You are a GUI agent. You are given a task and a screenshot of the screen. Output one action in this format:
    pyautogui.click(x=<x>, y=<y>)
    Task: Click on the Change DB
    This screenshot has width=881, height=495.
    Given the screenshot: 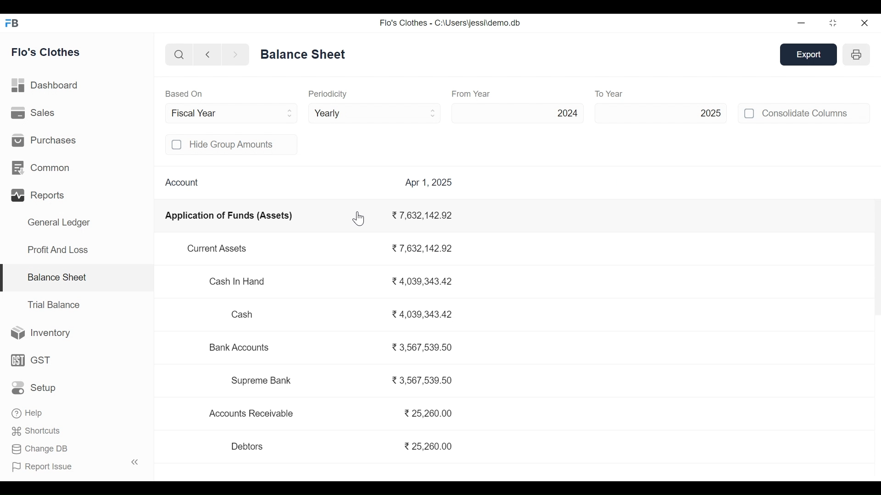 What is the action you would take?
    pyautogui.click(x=40, y=448)
    